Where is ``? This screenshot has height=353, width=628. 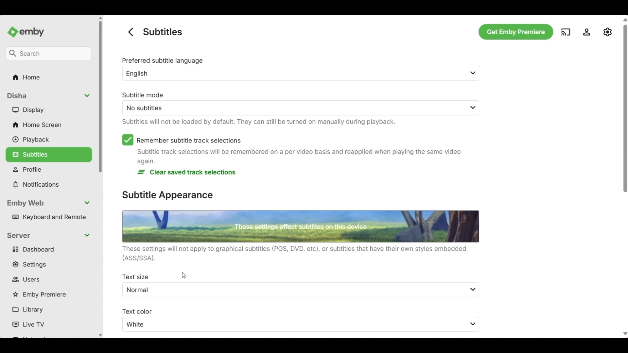  is located at coordinates (48, 53).